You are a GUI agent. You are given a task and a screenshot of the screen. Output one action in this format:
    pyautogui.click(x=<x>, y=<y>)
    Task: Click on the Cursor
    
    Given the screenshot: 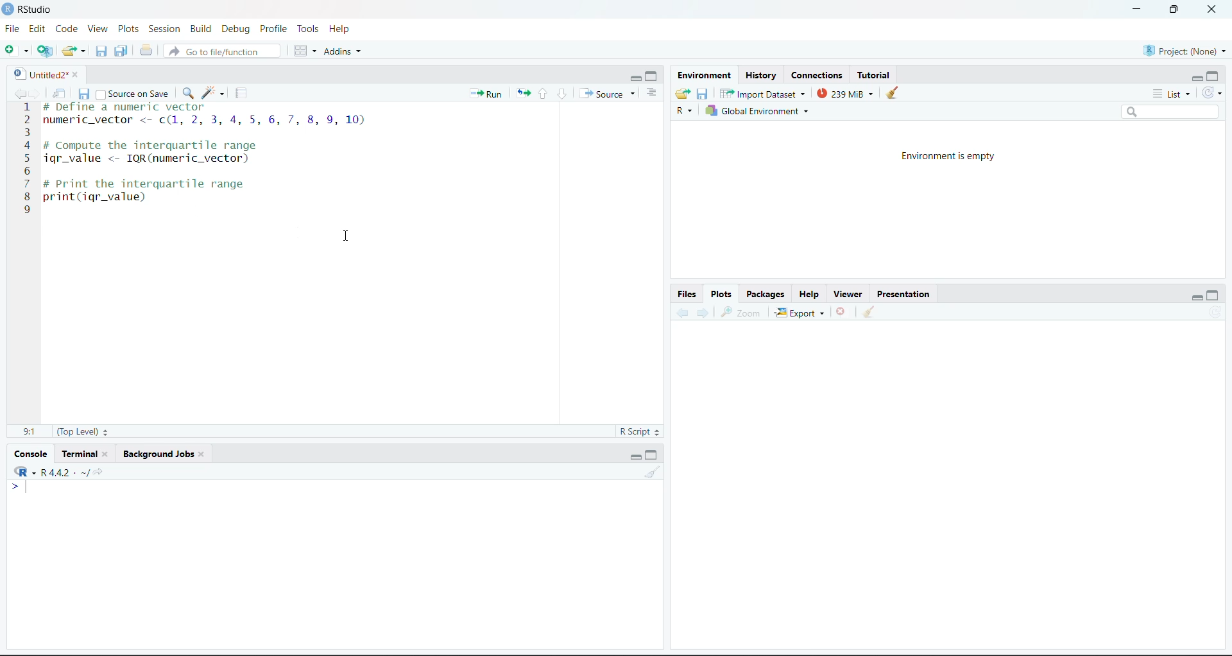 What is the action you would take?
    pyautogui.click(x=346, y=240)
    